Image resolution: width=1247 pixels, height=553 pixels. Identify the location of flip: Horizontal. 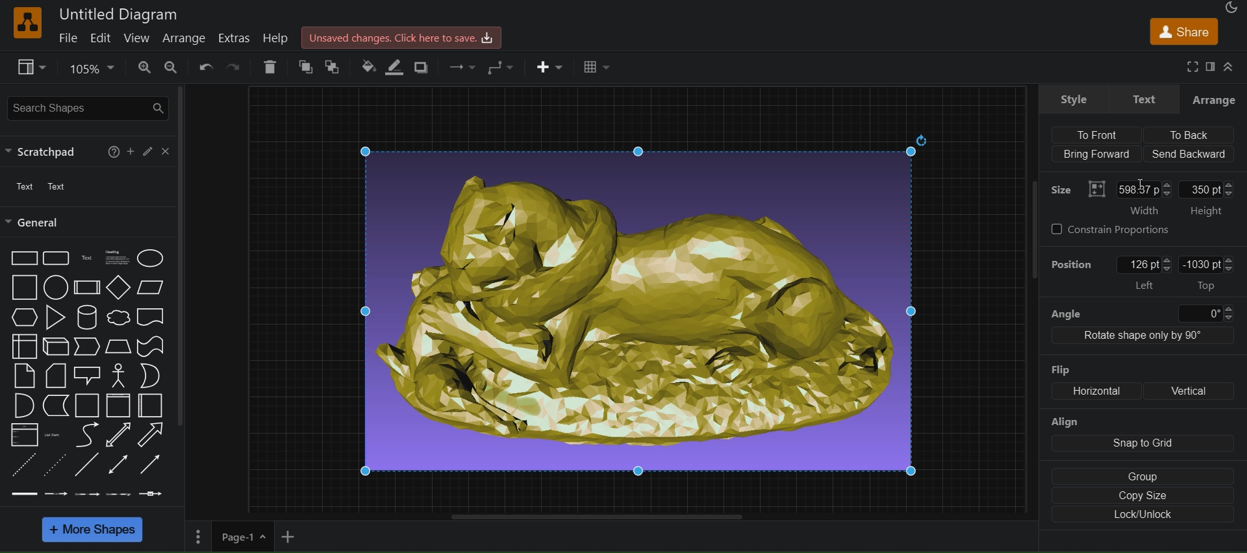
(1087, 391).